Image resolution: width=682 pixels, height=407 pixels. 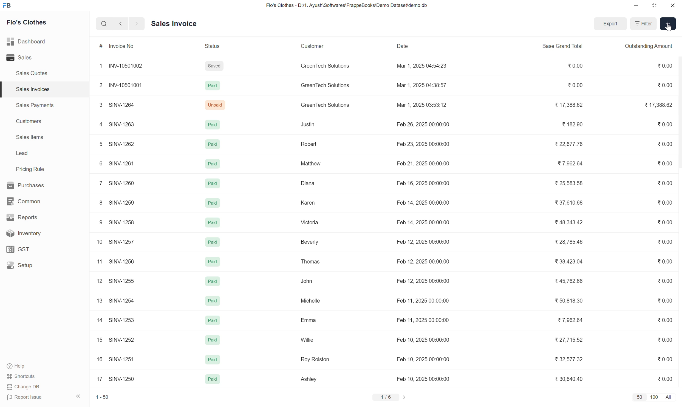 I want to click on SINV-1253, so click(x=123, y=321).